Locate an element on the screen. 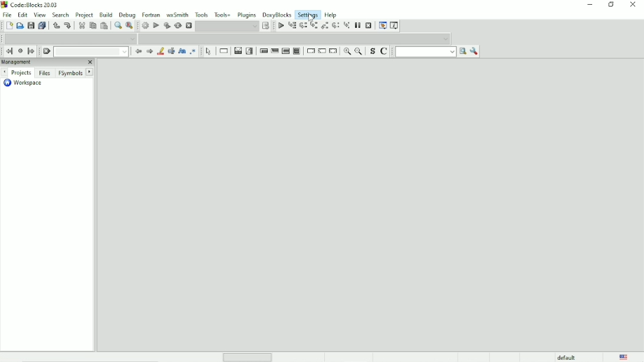 This screenshot has height=362, width=644. Close is located at coordinates (90, 62).